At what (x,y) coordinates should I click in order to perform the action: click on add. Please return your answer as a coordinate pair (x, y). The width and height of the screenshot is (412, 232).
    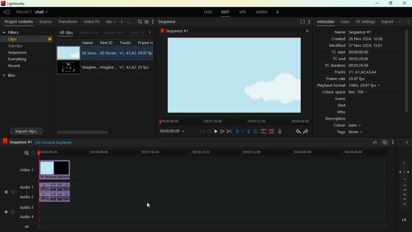
    Looking at the image, I should click on (279, 13).